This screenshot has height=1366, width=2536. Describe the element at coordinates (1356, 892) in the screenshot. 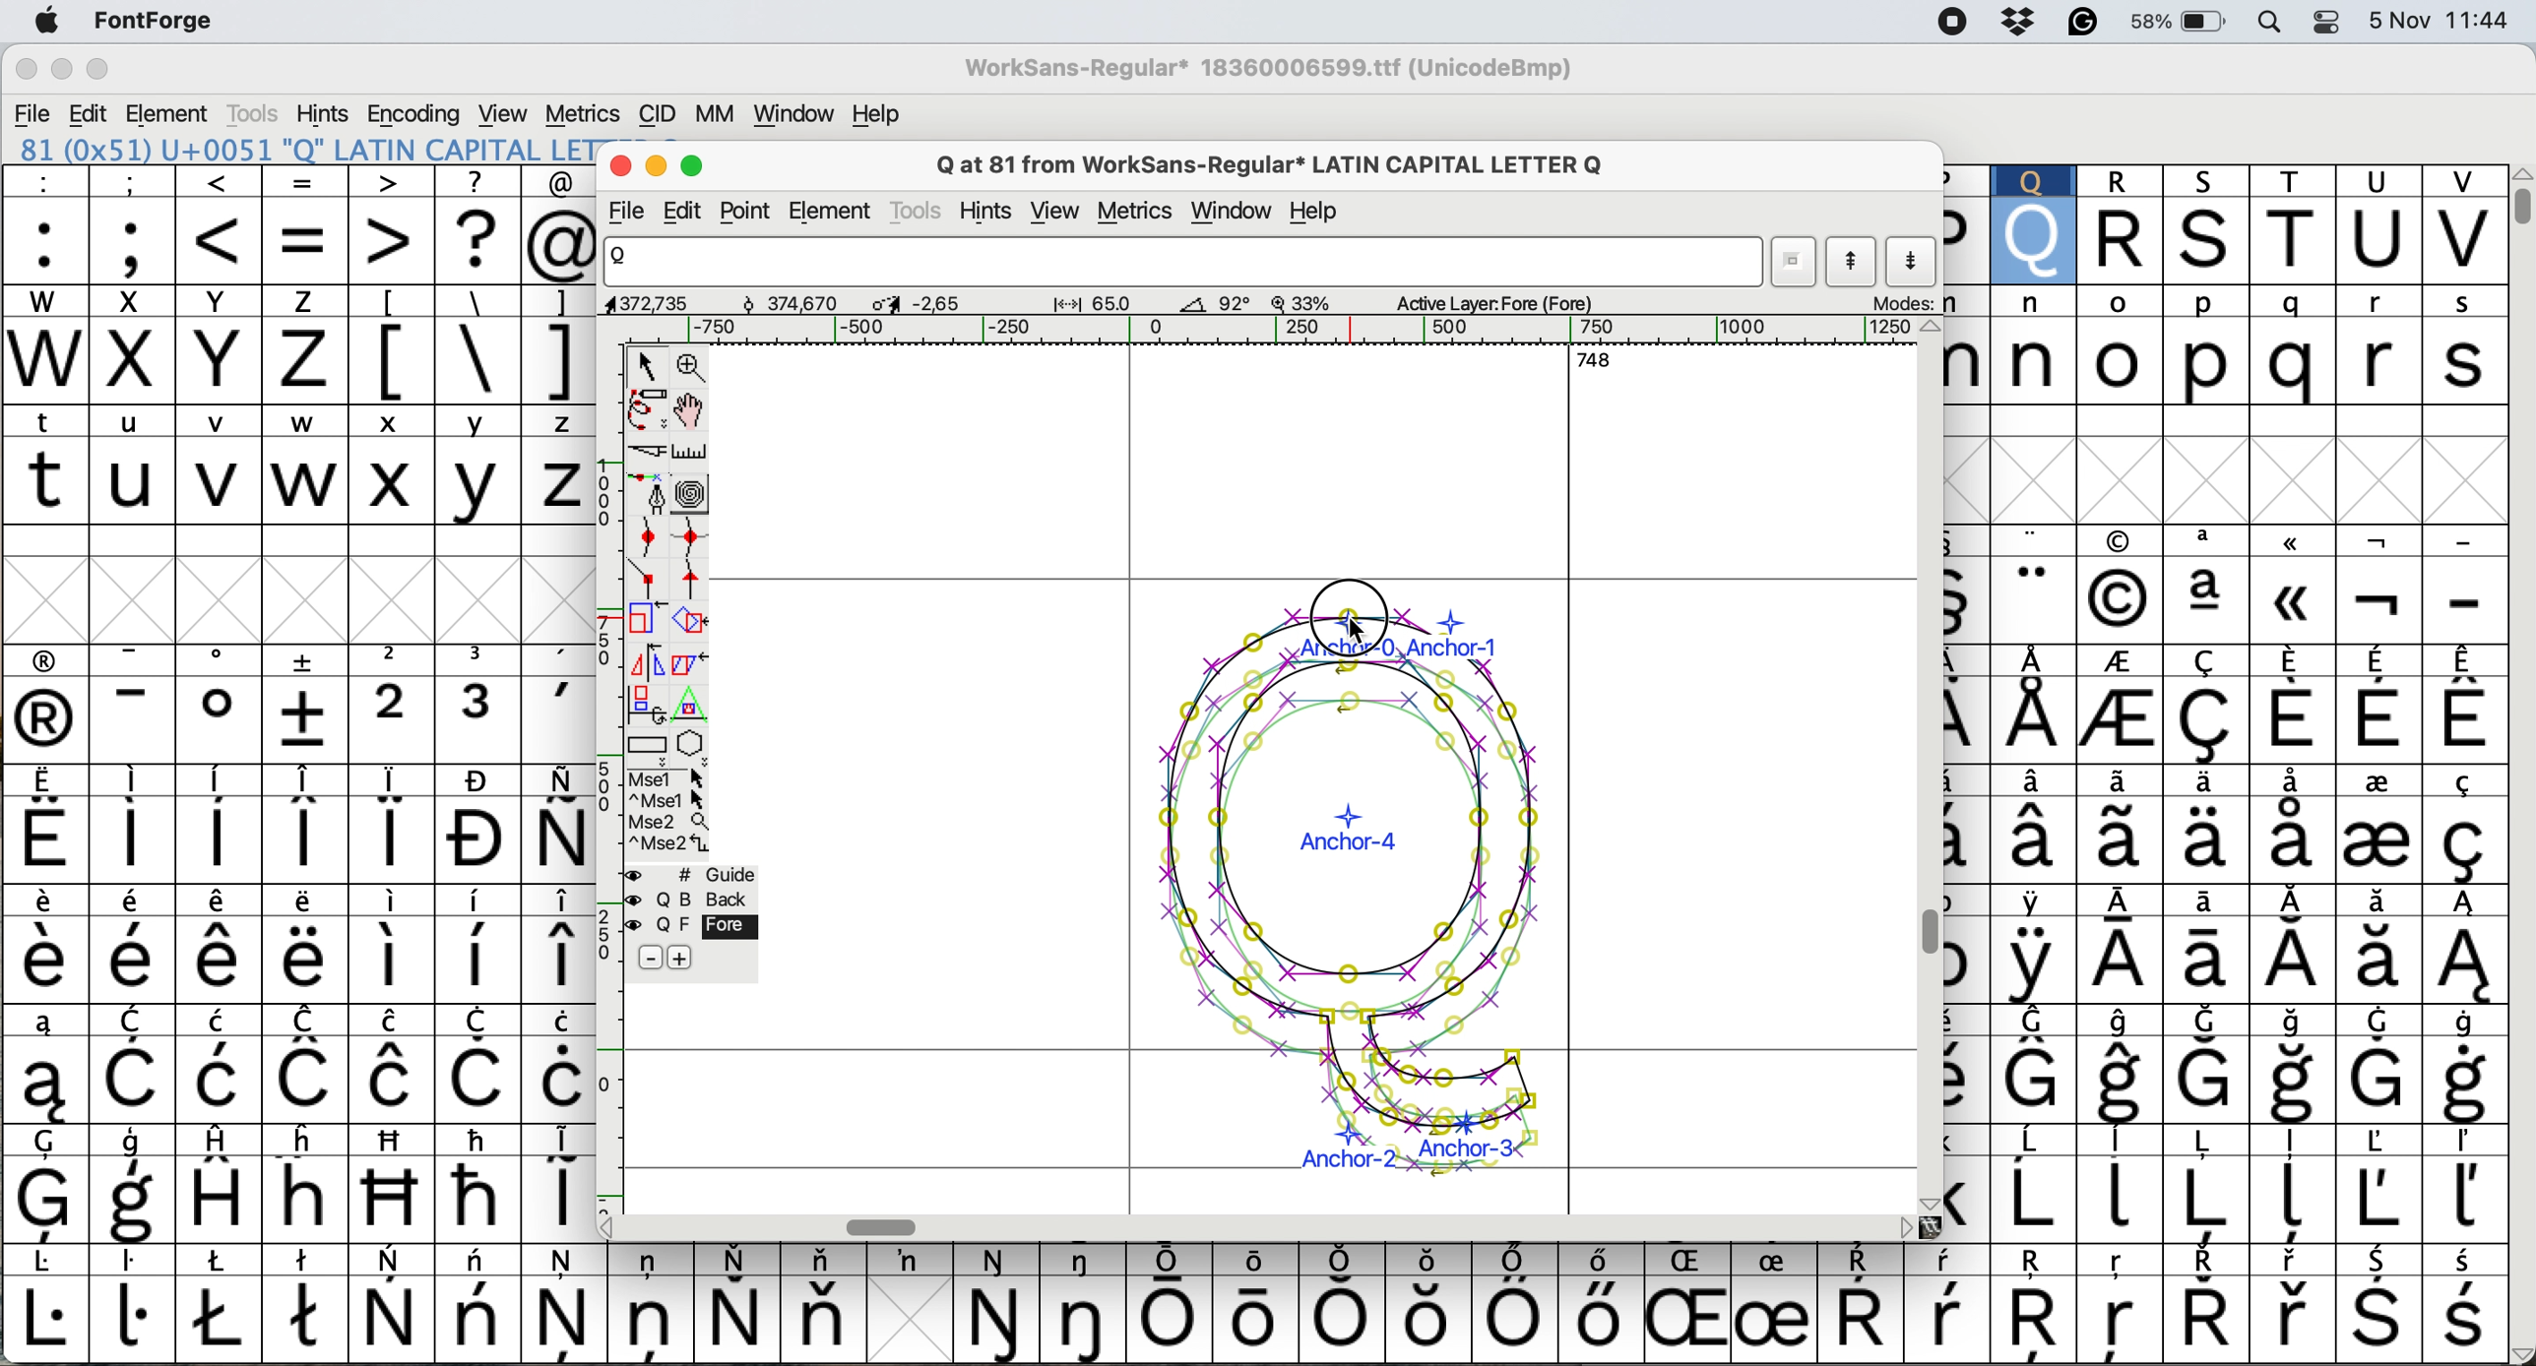

I see `adjust bearings of glyph` at that location.